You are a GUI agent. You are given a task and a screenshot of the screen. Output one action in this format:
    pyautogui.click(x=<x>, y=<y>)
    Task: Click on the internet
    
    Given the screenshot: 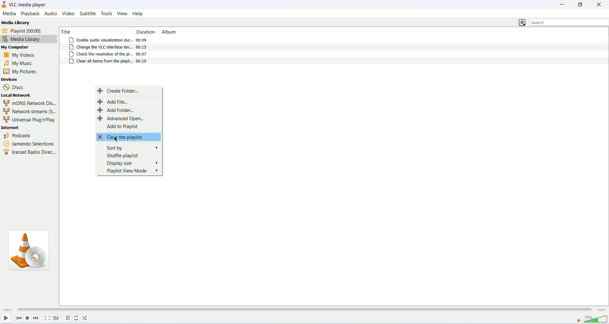 What is the action you would take?
    pyautogui.click(x=11, y=127)
    